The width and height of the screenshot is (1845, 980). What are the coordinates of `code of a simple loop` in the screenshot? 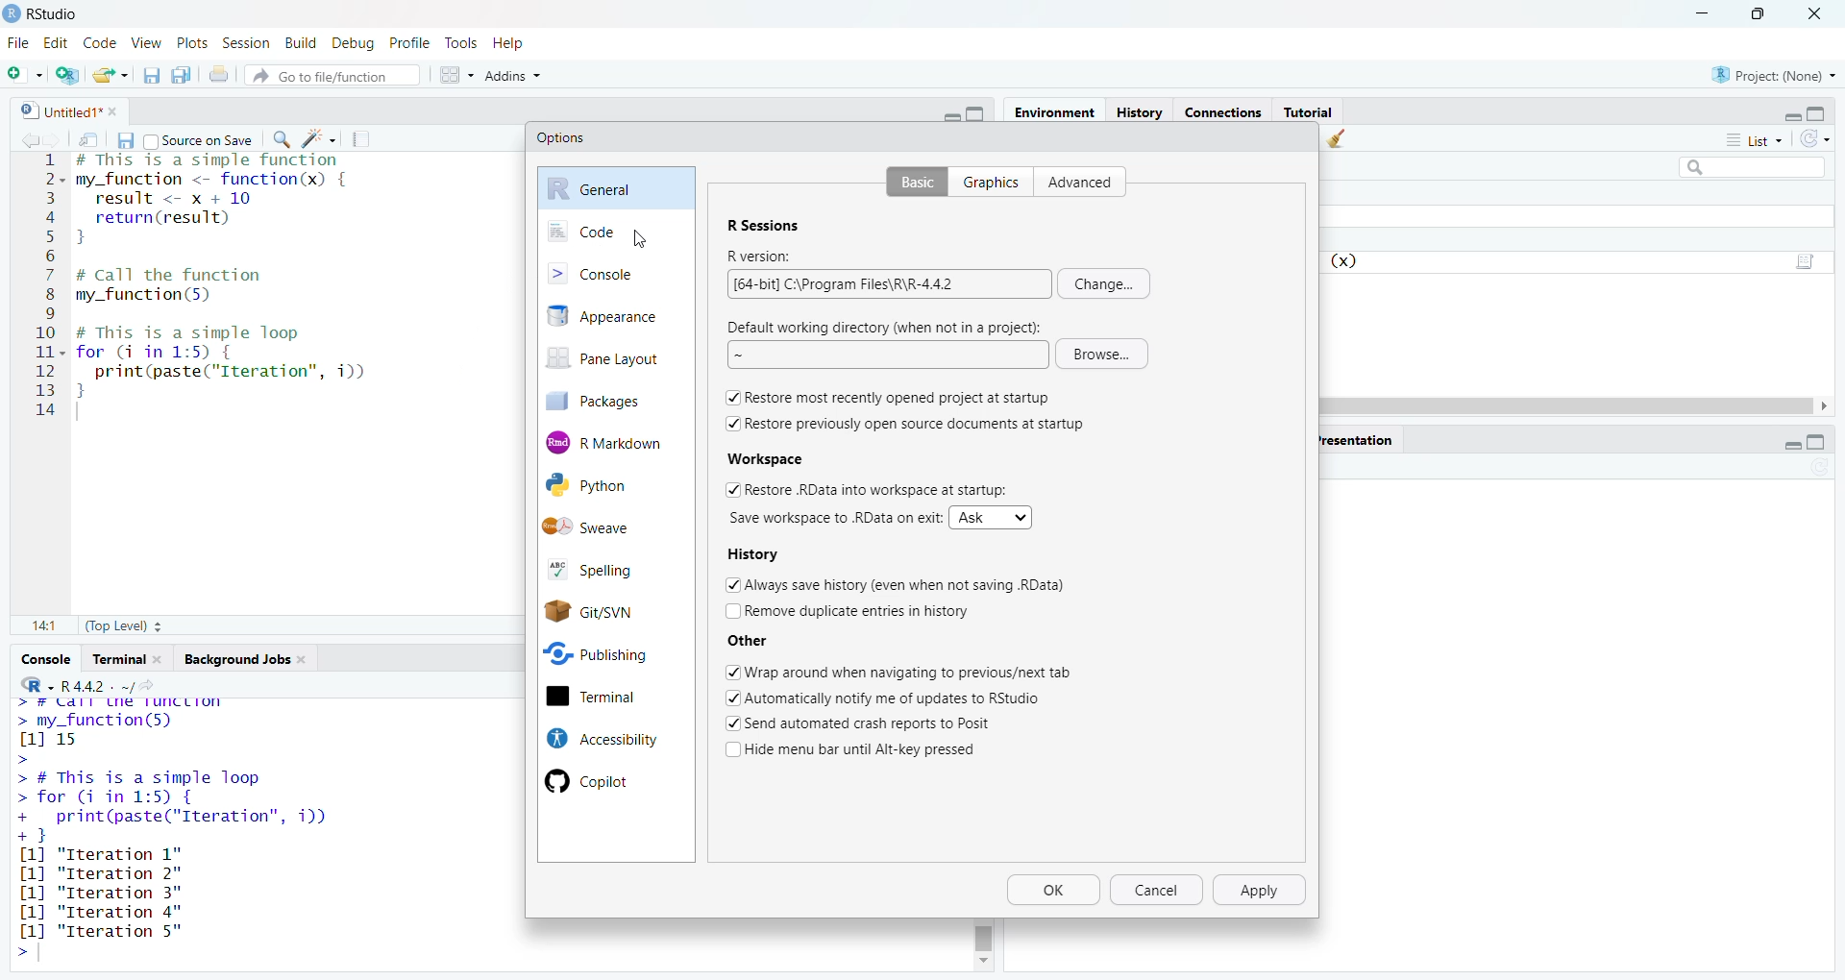 It's located at (229, 361).